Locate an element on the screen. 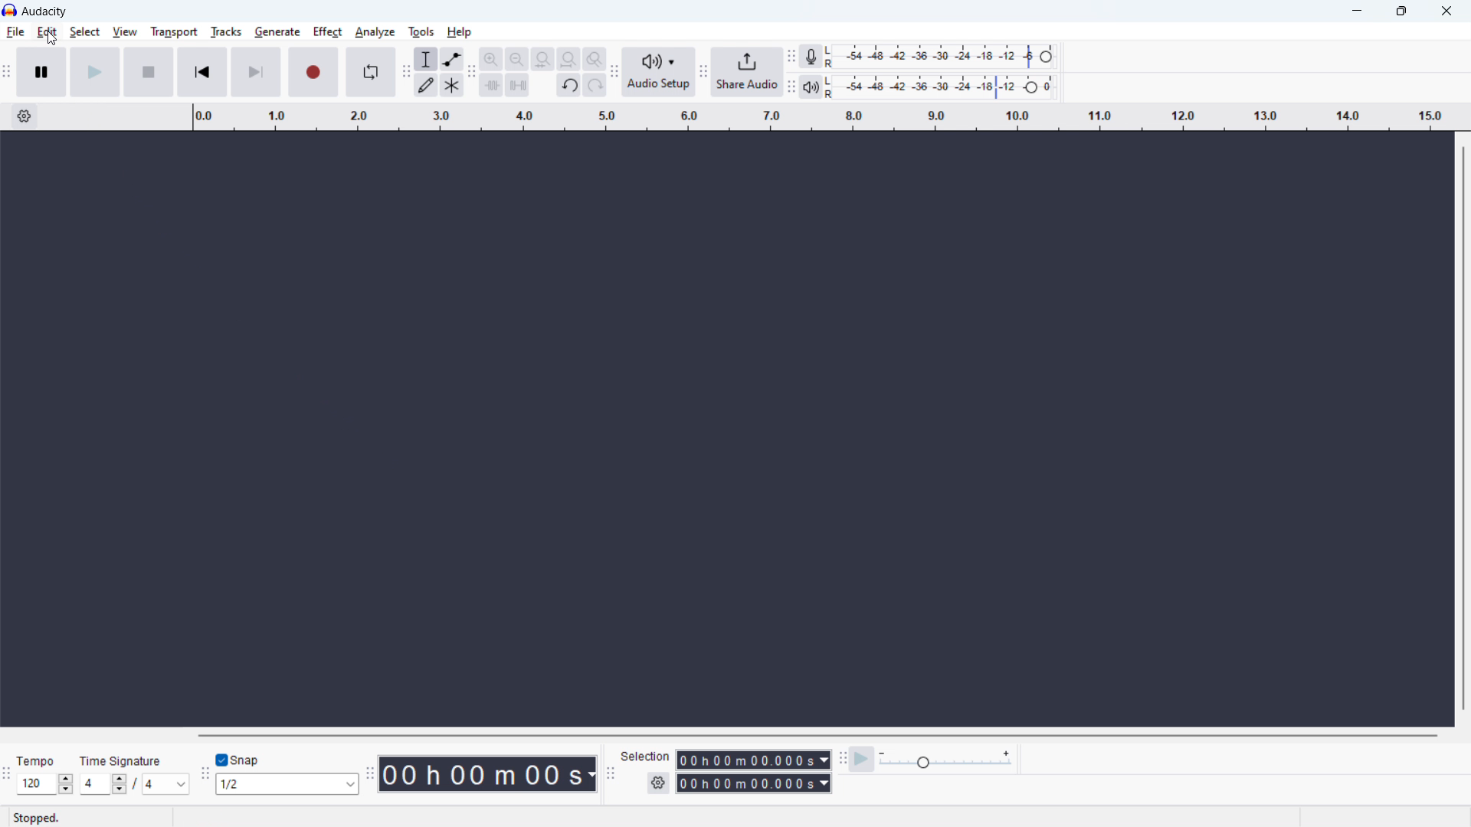 This screenshot has width=1471, height=827. Selection is located at coordinates (645, 756).